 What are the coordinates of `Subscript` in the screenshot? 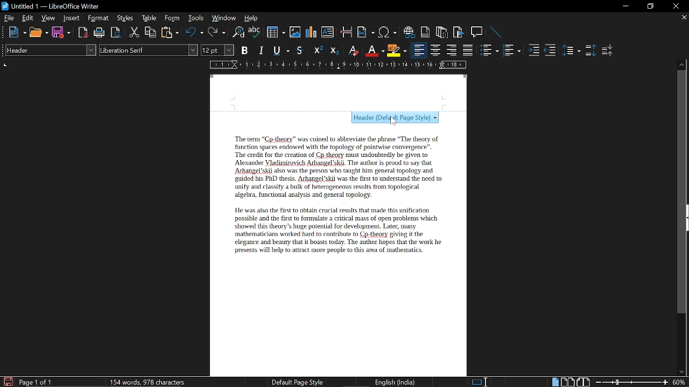 It's located at (334, 51).